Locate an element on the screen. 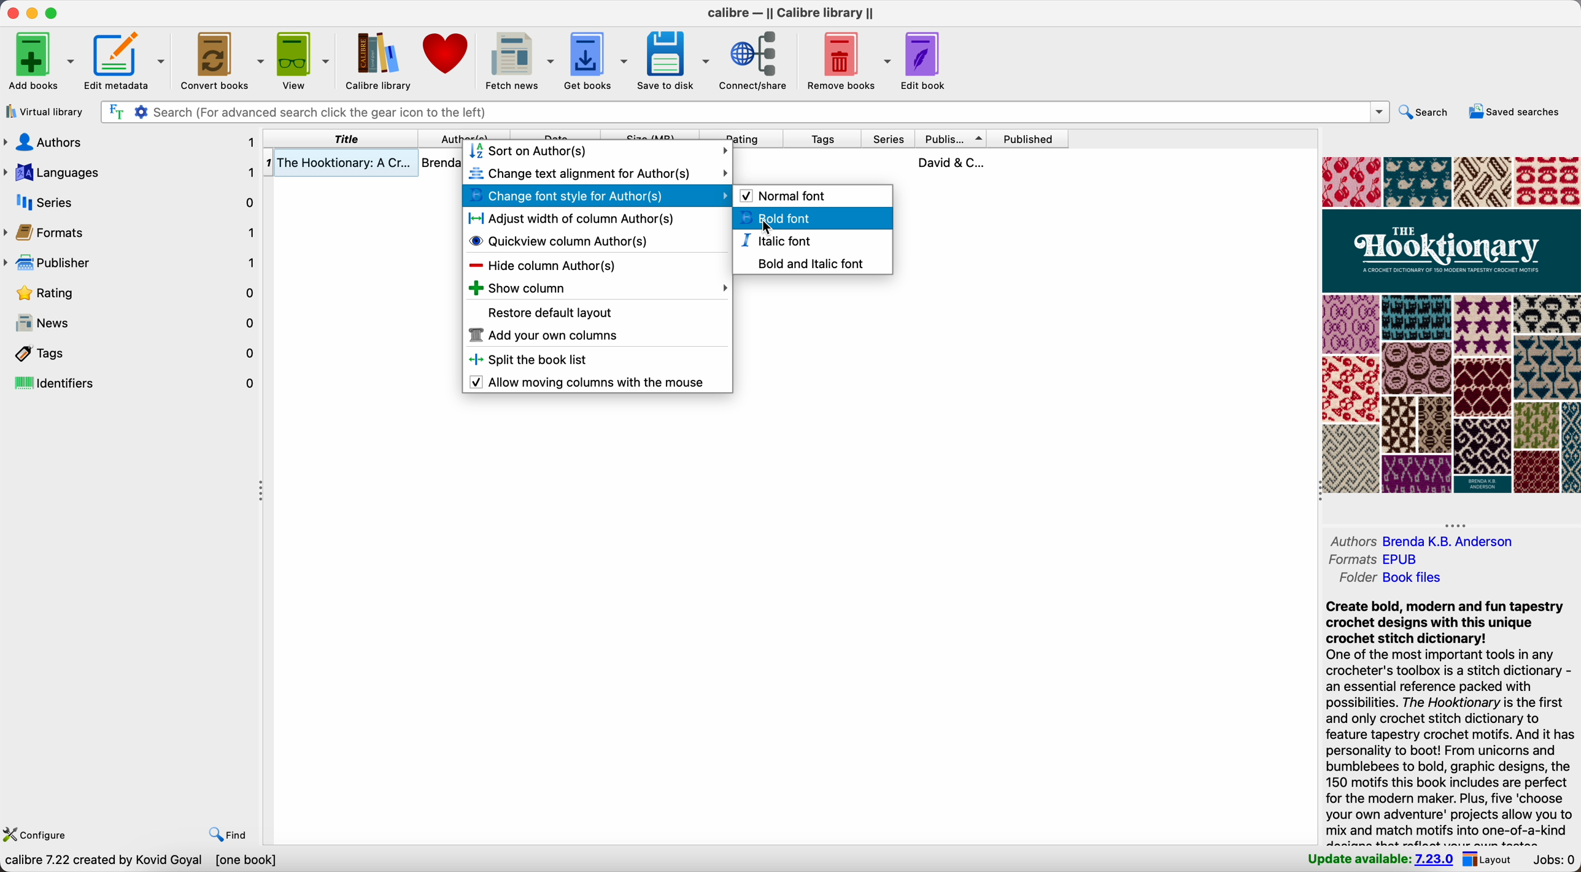  jobs: 0 is located at coordinates (1555, 860).